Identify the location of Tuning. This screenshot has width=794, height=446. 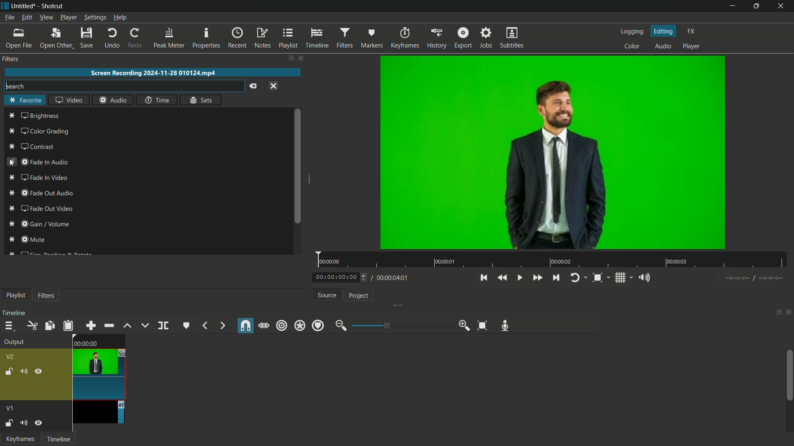
(755, 278).